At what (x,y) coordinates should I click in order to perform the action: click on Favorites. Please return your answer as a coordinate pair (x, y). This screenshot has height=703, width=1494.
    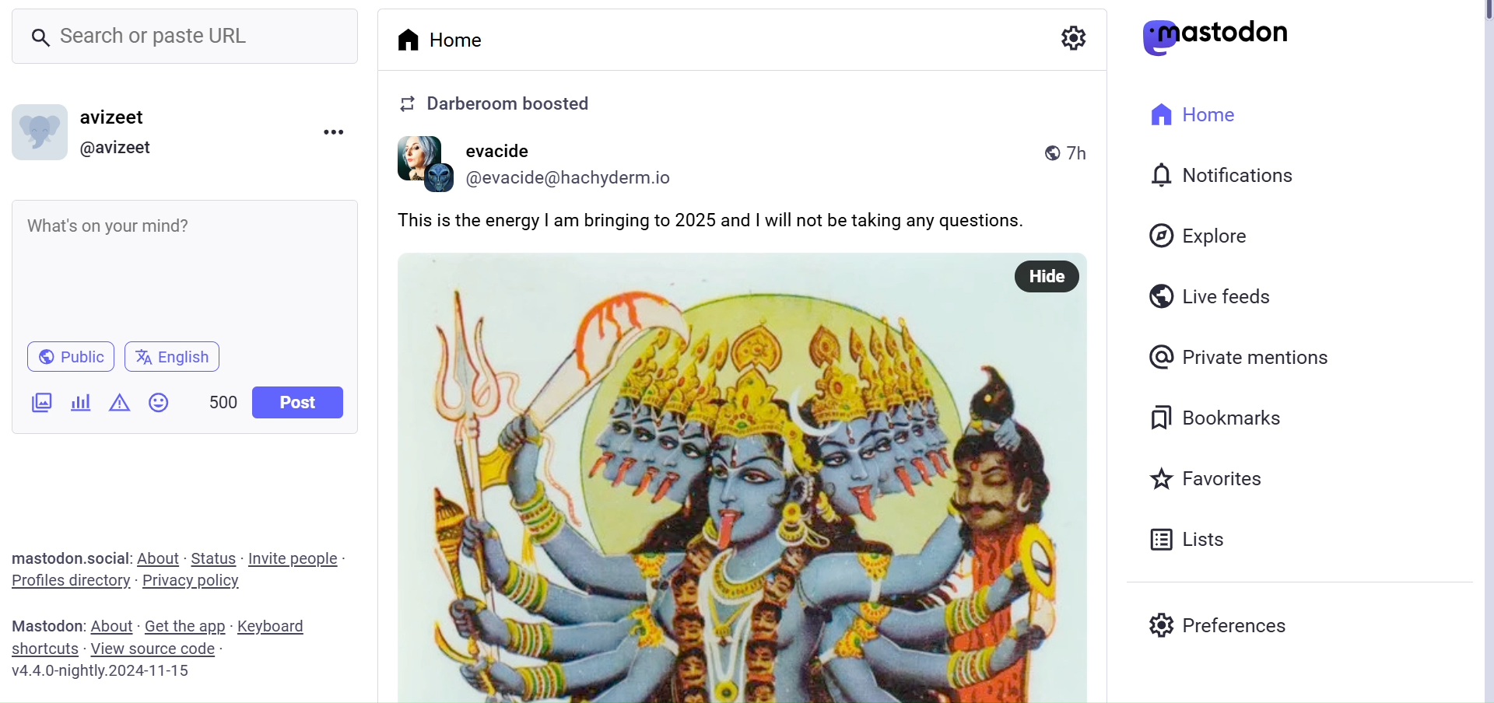
    Looking at the image, I should click on (1209, 477).